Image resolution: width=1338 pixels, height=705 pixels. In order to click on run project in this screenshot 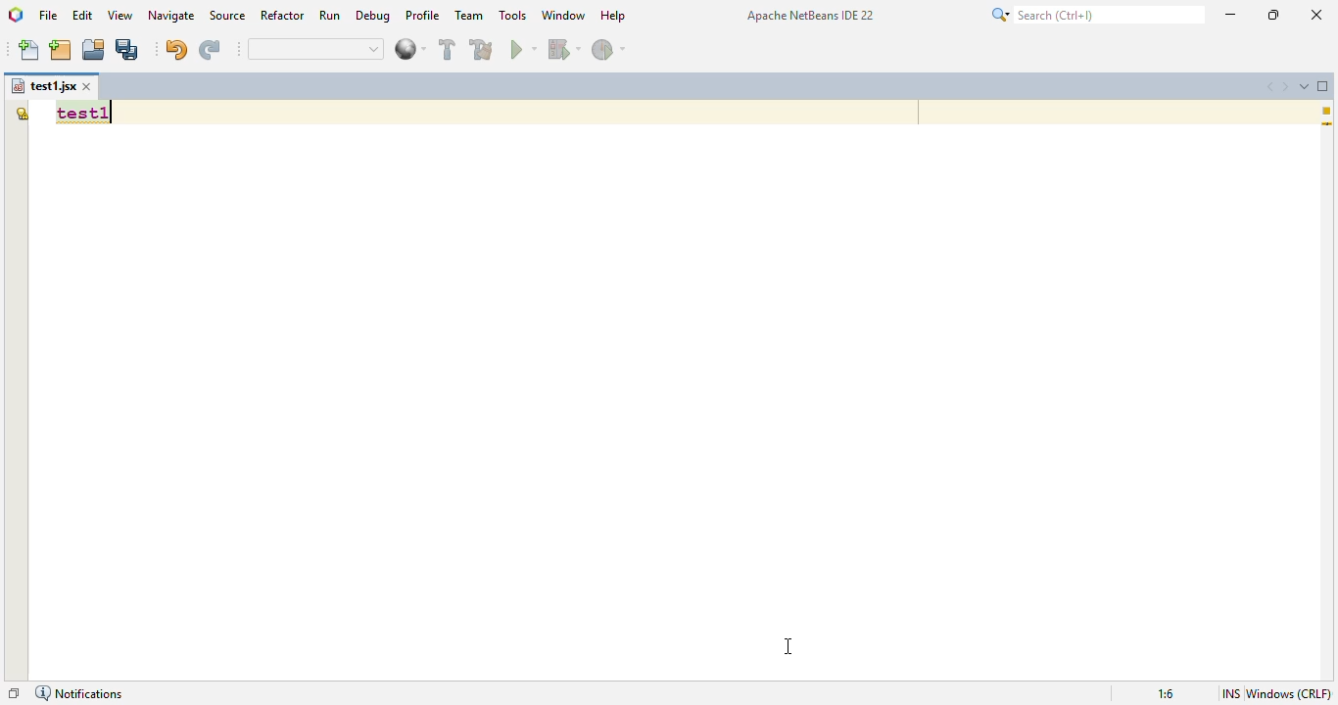, I will do `click(520, 50)`.